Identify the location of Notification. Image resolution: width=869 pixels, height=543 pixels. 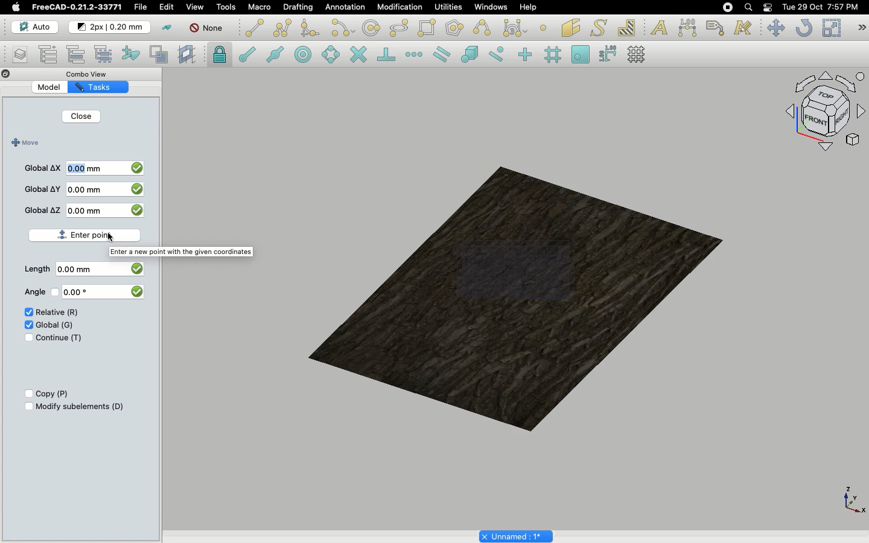
(769, 7).